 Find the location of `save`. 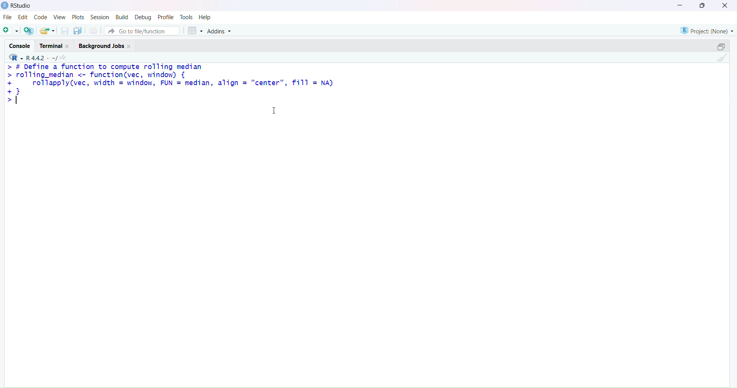

save is located at coordinates (66, 31).